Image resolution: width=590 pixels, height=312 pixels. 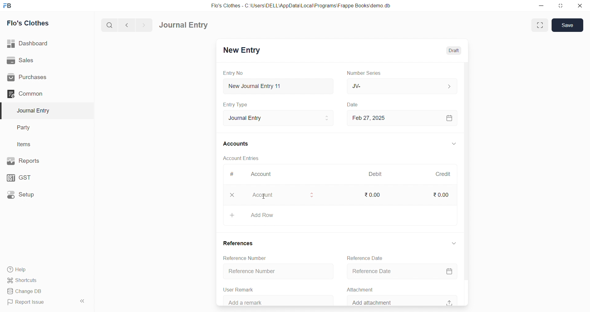 What do you see at coordinates (540, 5) in the screenshot?
I see `minimize` at bounding box center [540, 5].